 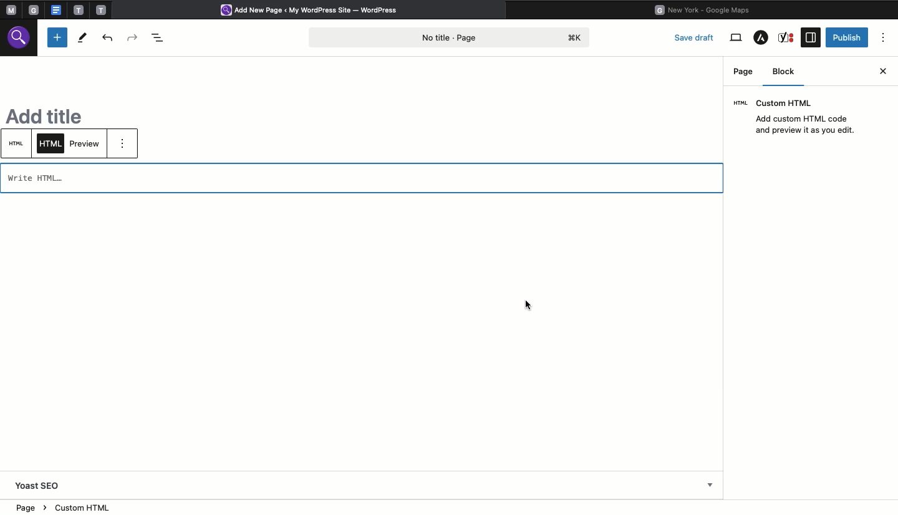 What do you see at coordinates (707, 9) in the screenshot?
I see `Google maps` at bounding box center [707, 9].